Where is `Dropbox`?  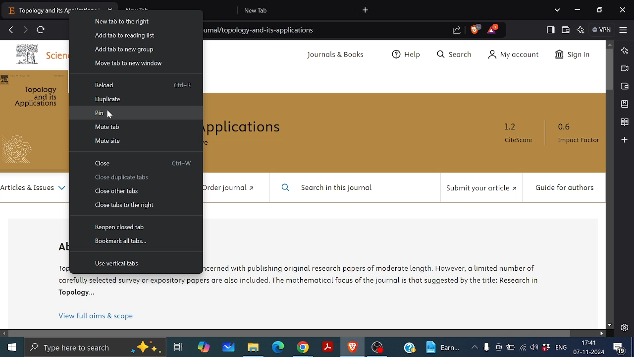
Dropbox is located at coordinates (545, 348).